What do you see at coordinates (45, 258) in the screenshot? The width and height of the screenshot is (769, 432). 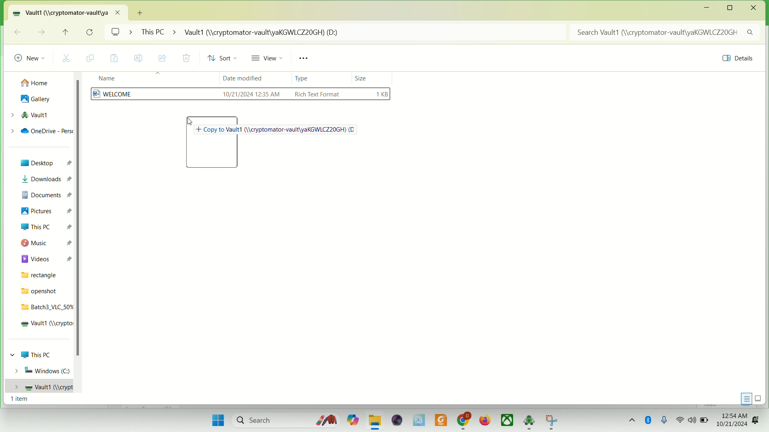 I see `videos` at bounding box center [45, 258].